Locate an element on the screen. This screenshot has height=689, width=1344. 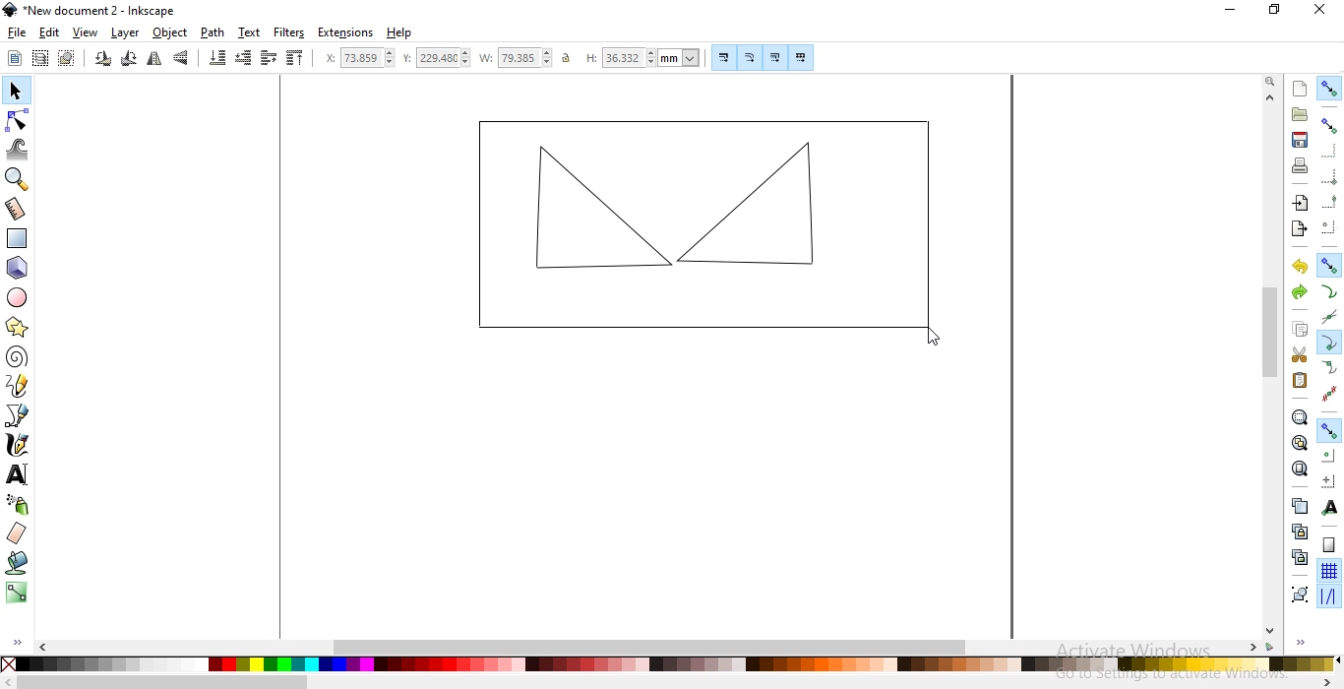
create circles, arcs and ellipses is located at coordinates (19, 299).